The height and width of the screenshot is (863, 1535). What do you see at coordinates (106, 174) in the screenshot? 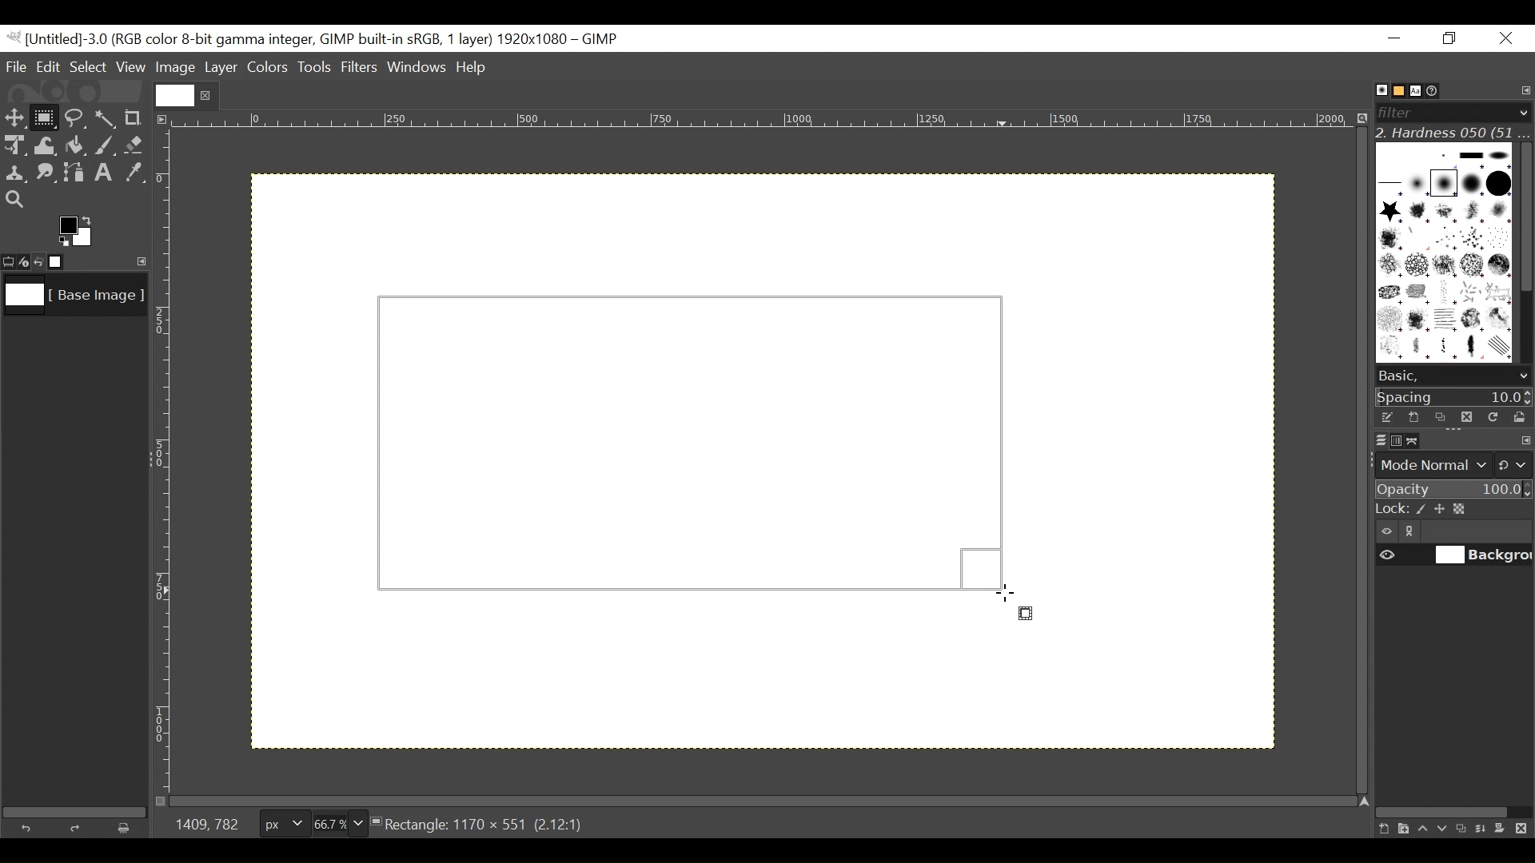
I see `Text tool` at bounding box center [106, 174].